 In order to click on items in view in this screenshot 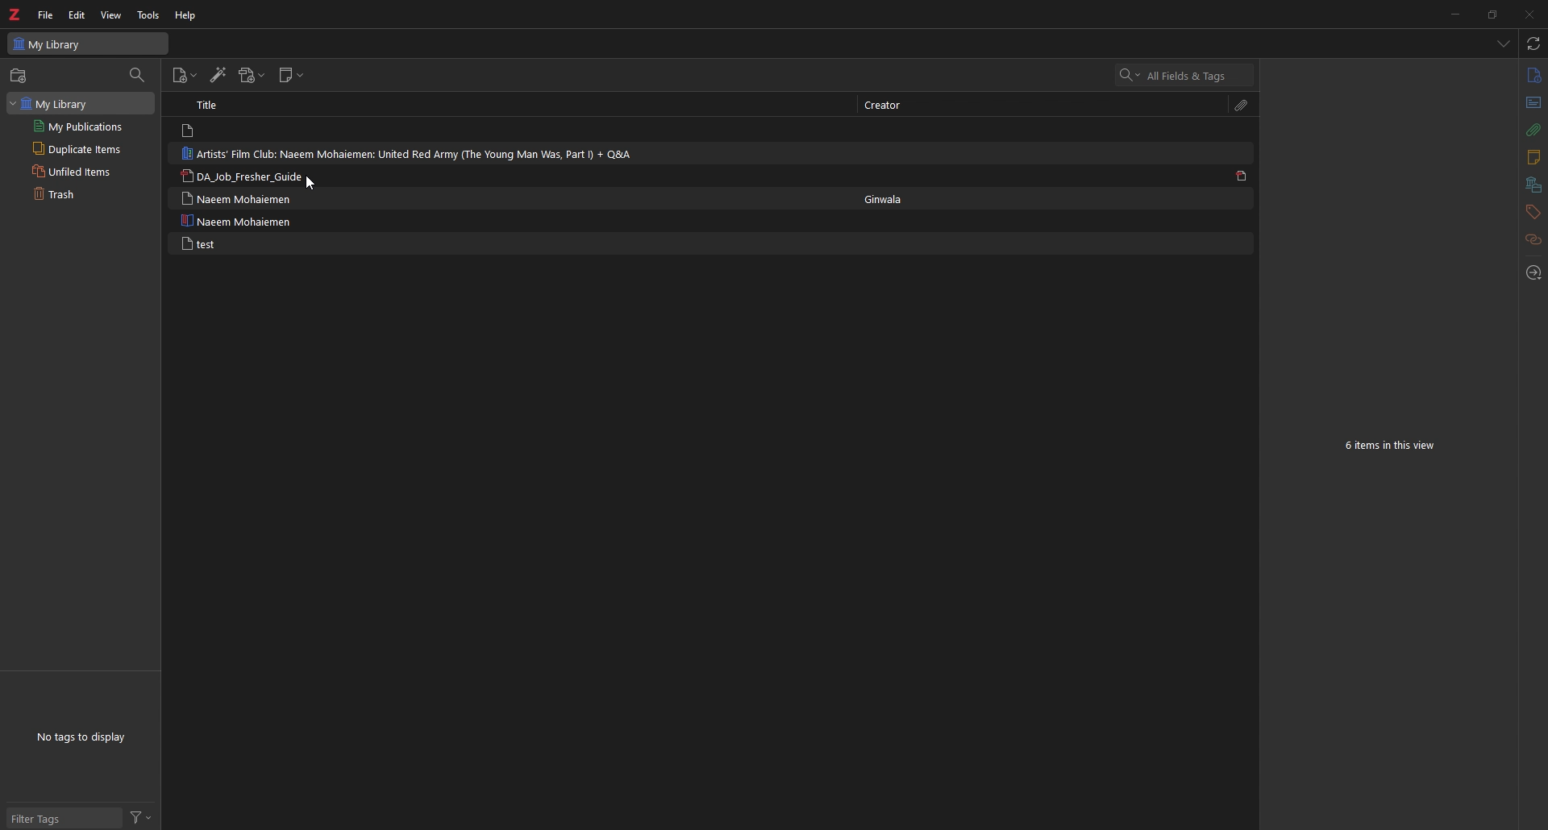, I will do `click(1392, 448)`.